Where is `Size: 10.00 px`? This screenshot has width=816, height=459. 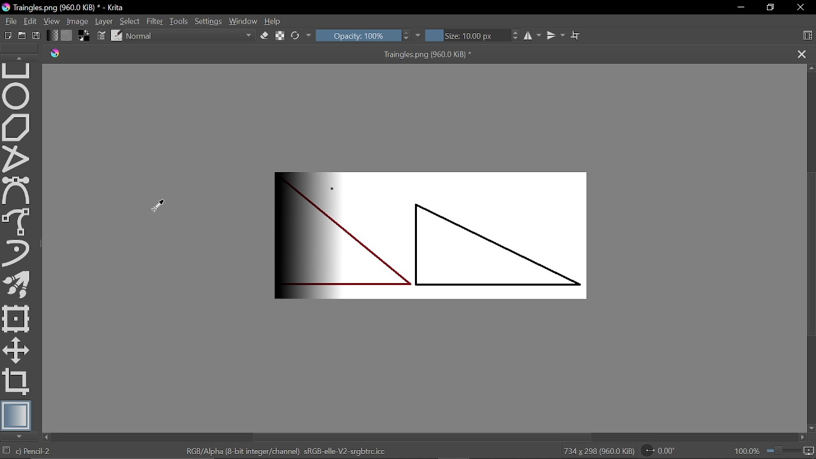
Size: 10.00 px is located at coordinates (466, 36).